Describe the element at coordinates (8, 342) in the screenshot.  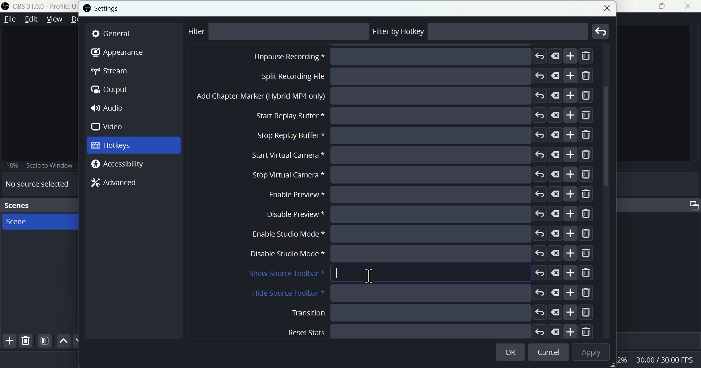
I see `Add` at that location.